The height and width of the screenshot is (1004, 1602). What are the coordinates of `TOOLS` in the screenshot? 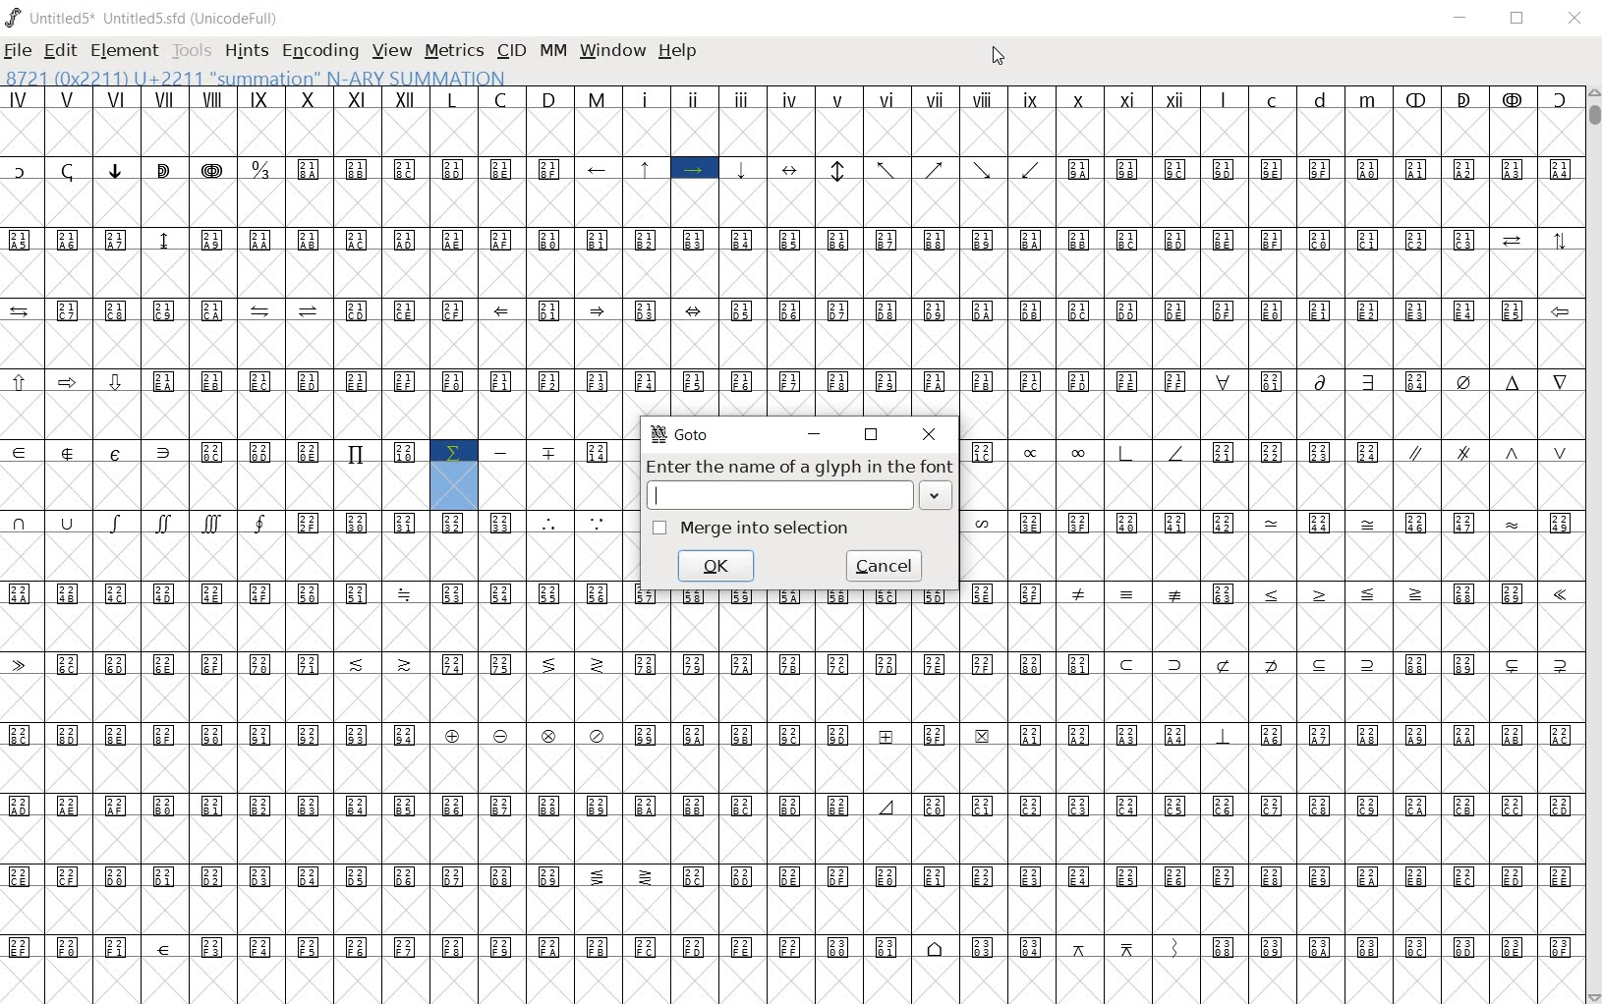 It's located at (192, 51).